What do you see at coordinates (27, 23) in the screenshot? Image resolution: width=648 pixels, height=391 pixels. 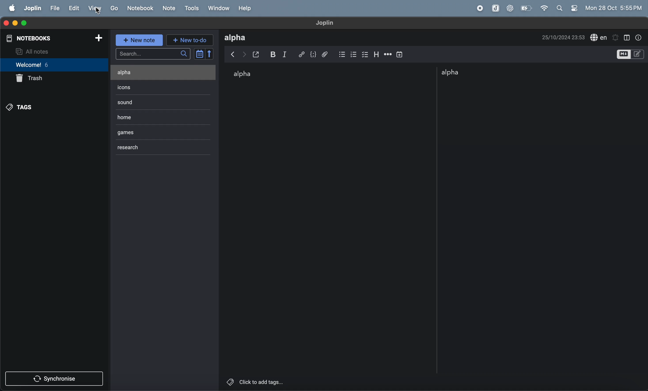 I see `maximize` at bounding box center [27, 23].